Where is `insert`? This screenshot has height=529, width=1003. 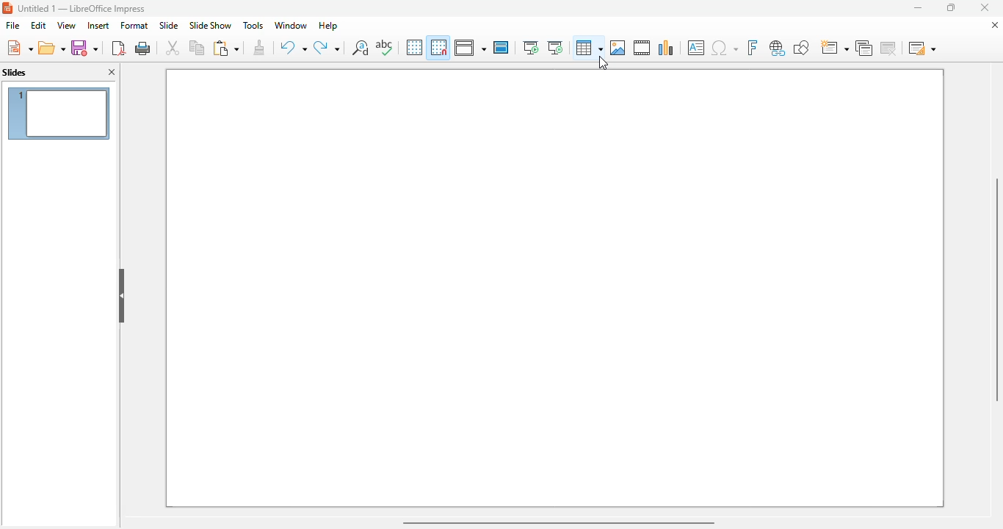
insert is located at coordinates (99, 26).